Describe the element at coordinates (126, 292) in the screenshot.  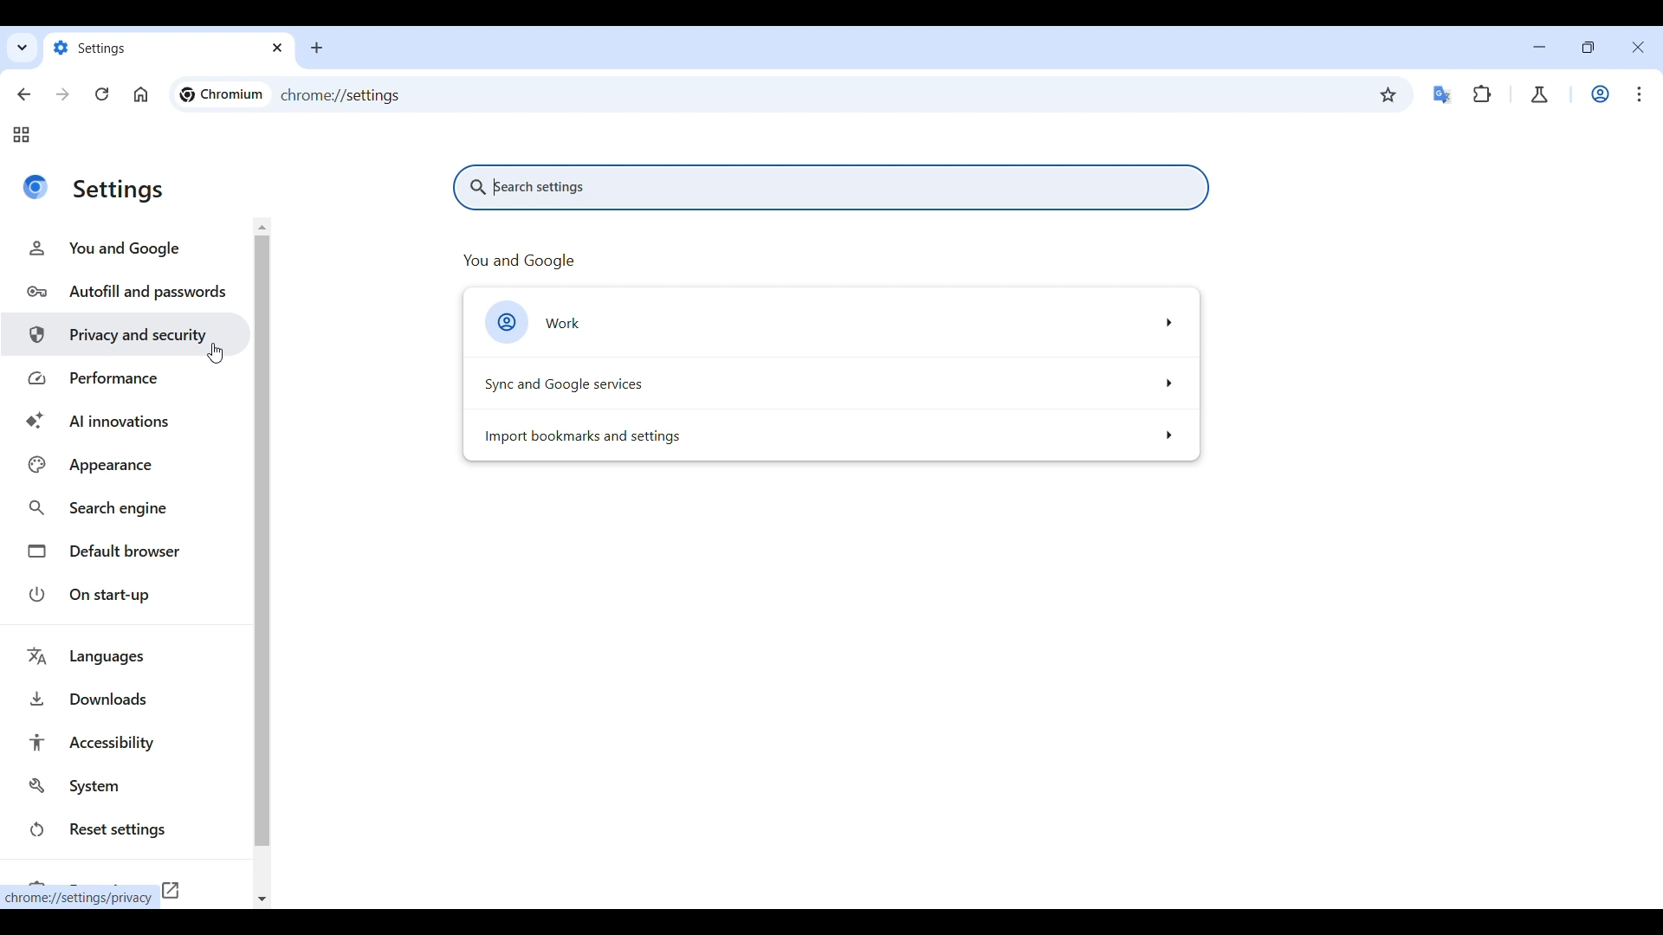
I see `Autofill and passwords` at that location.